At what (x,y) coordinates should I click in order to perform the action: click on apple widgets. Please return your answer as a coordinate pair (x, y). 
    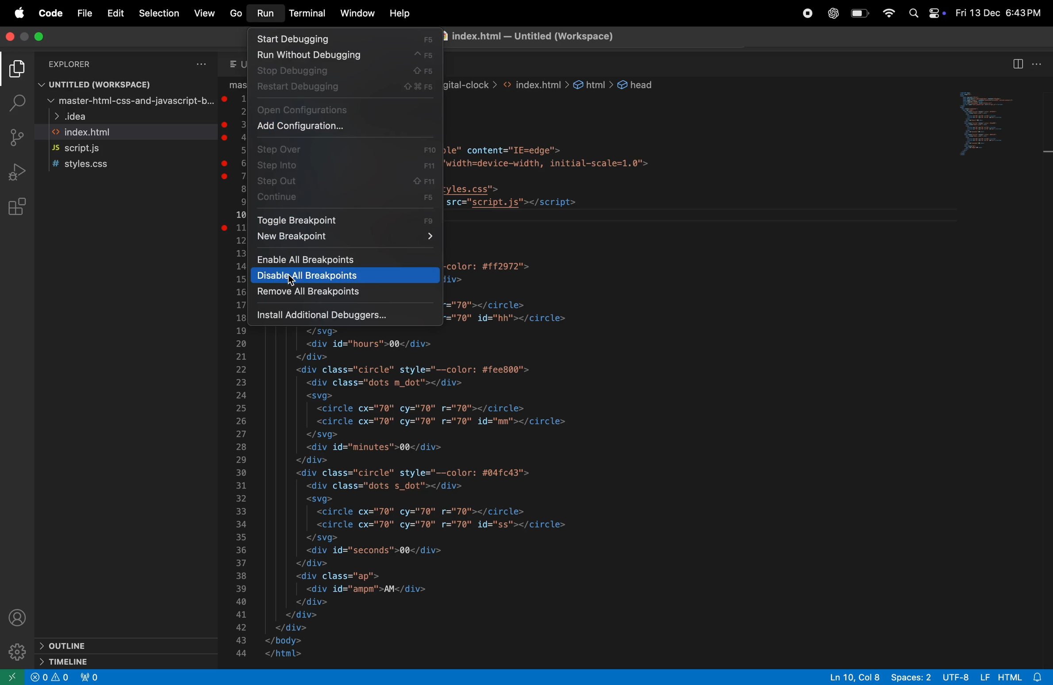
    Looking at the image, I should click on (926, 14).